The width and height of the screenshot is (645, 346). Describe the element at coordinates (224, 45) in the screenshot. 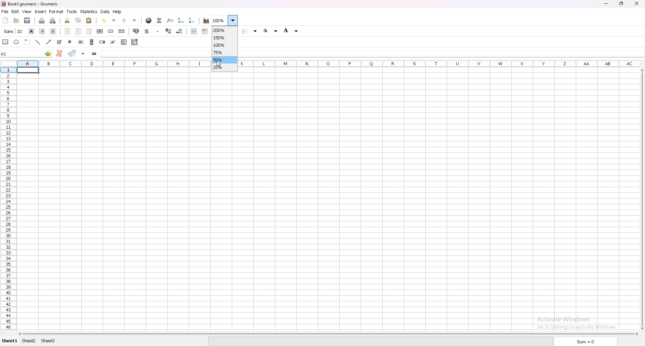

I see `100%` at that location.